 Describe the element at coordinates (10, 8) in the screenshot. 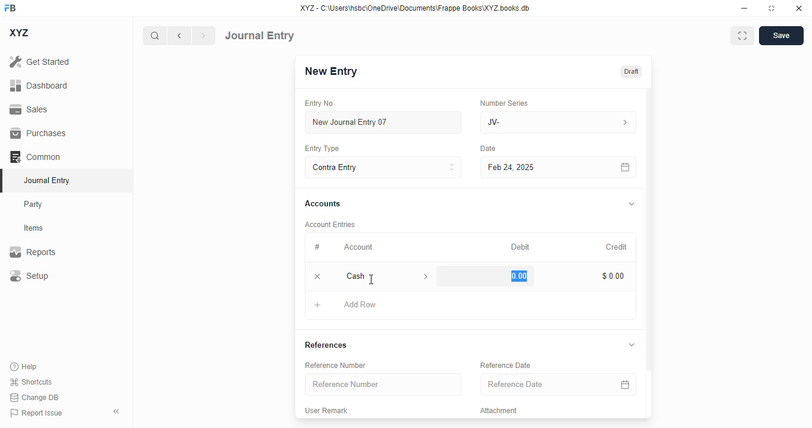

I see `FB - logo` at that location.